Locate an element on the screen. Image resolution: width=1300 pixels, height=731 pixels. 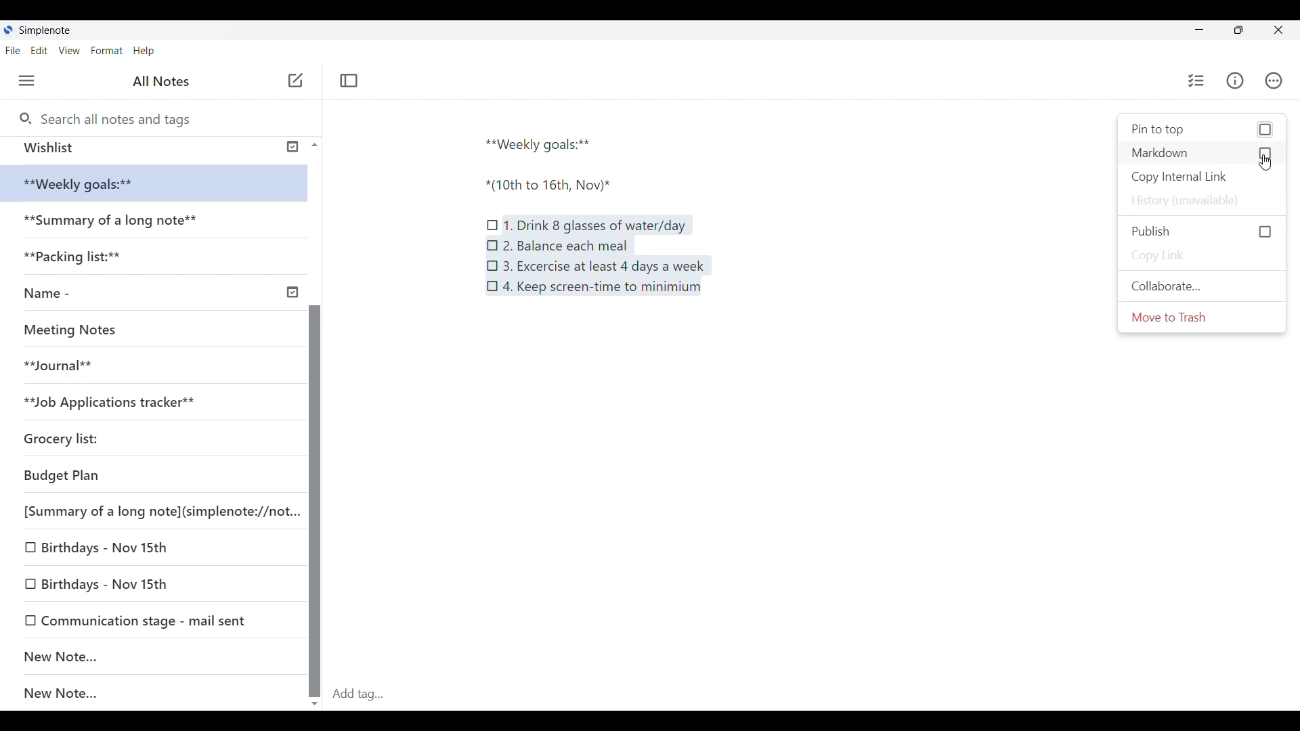
restore is located at coordinates (1250, 32).